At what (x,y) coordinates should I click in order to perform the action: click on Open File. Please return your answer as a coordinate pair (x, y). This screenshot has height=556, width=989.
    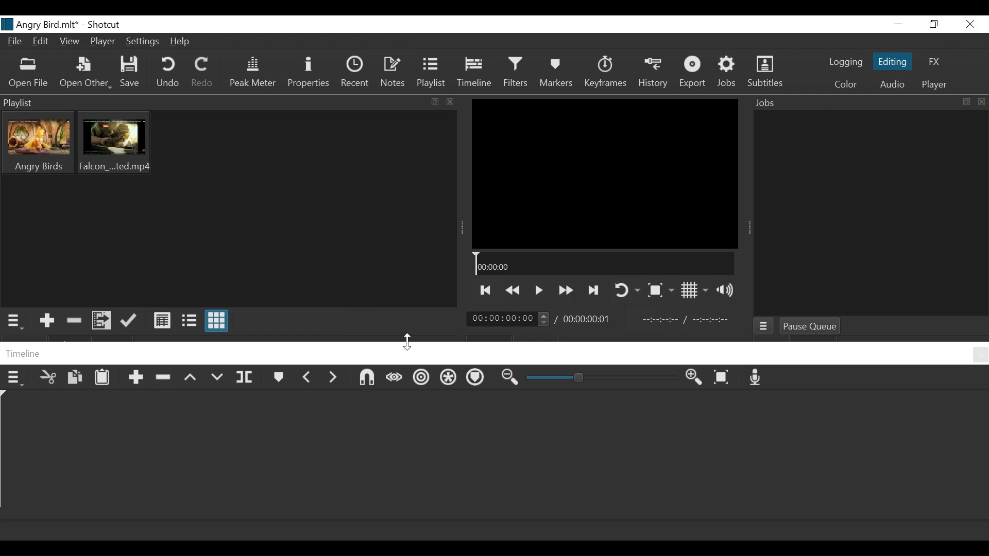
    Looking at the image, I should click on (28, 74).